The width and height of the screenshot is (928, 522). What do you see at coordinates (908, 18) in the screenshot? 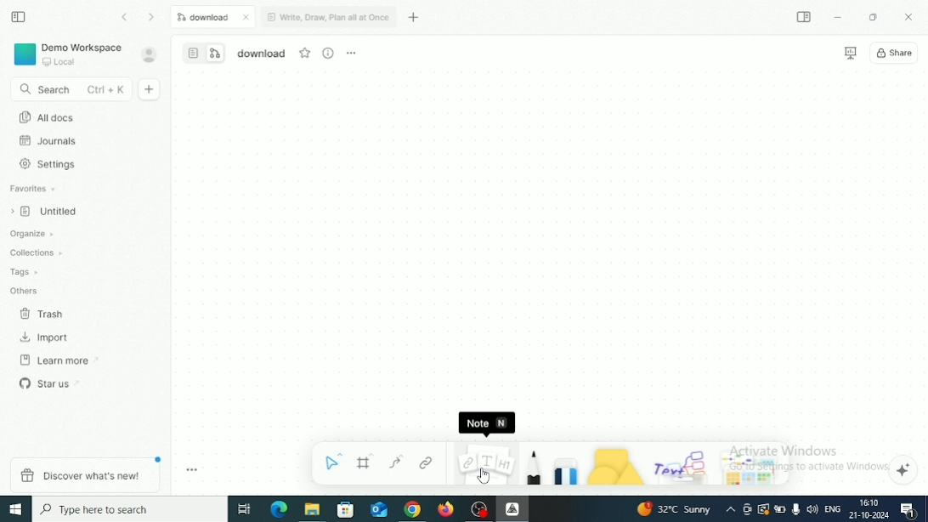
I see `Close` at bounding box center [908, 18].